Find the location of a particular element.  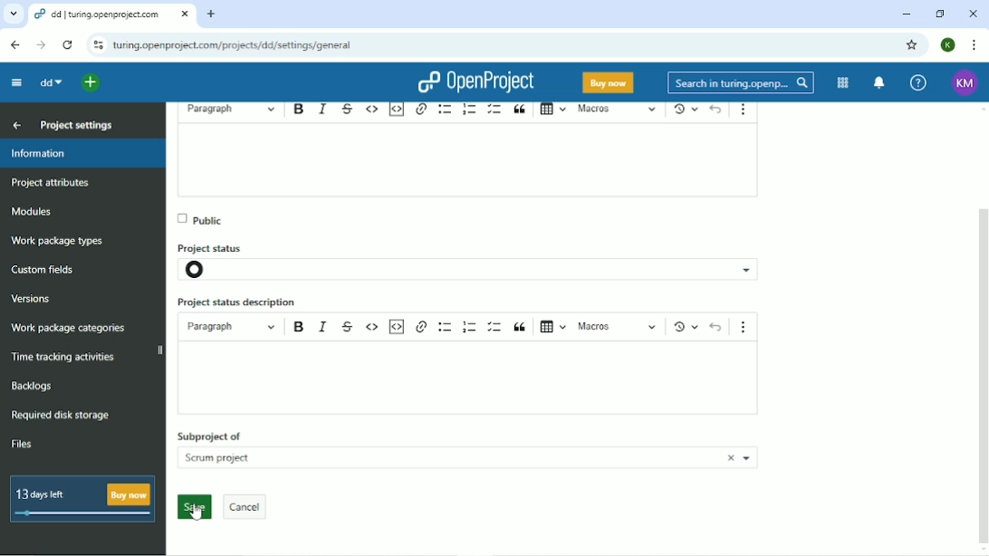

Search in turing.openprojects.com is located at coordinates (741, 83).